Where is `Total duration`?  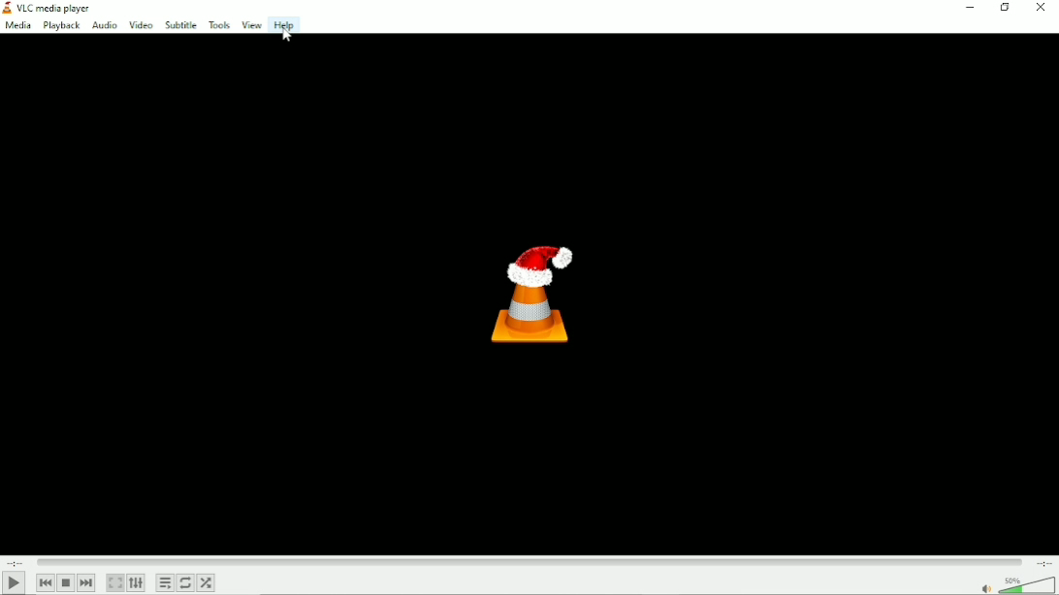
Total duration is located at coordinates (1045, 563).